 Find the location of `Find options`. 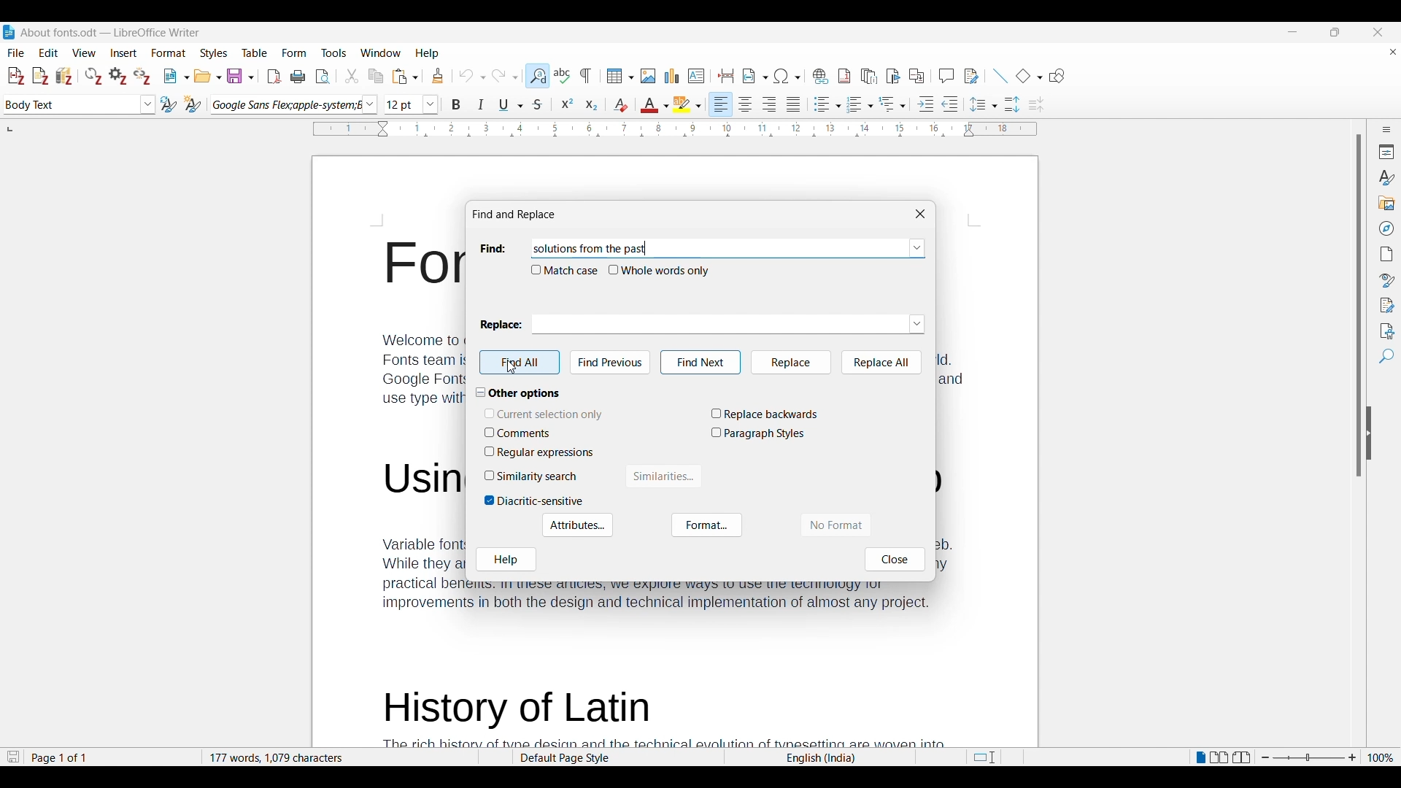

Find options is located at coordinates (917, 249).